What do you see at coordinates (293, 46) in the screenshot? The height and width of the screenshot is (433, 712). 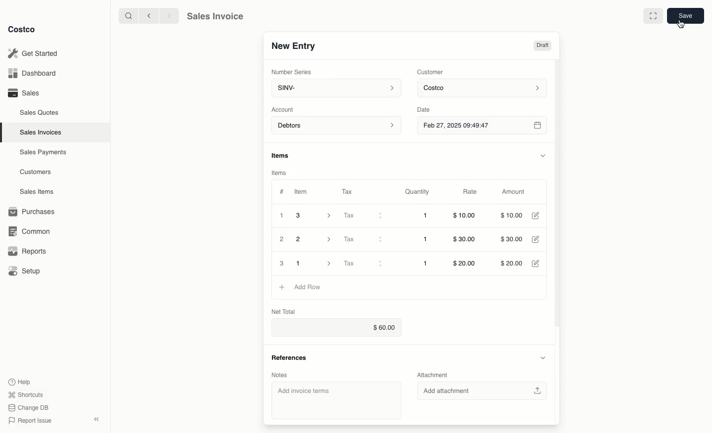 I see `New Entry` at bounding box center [293, 46].